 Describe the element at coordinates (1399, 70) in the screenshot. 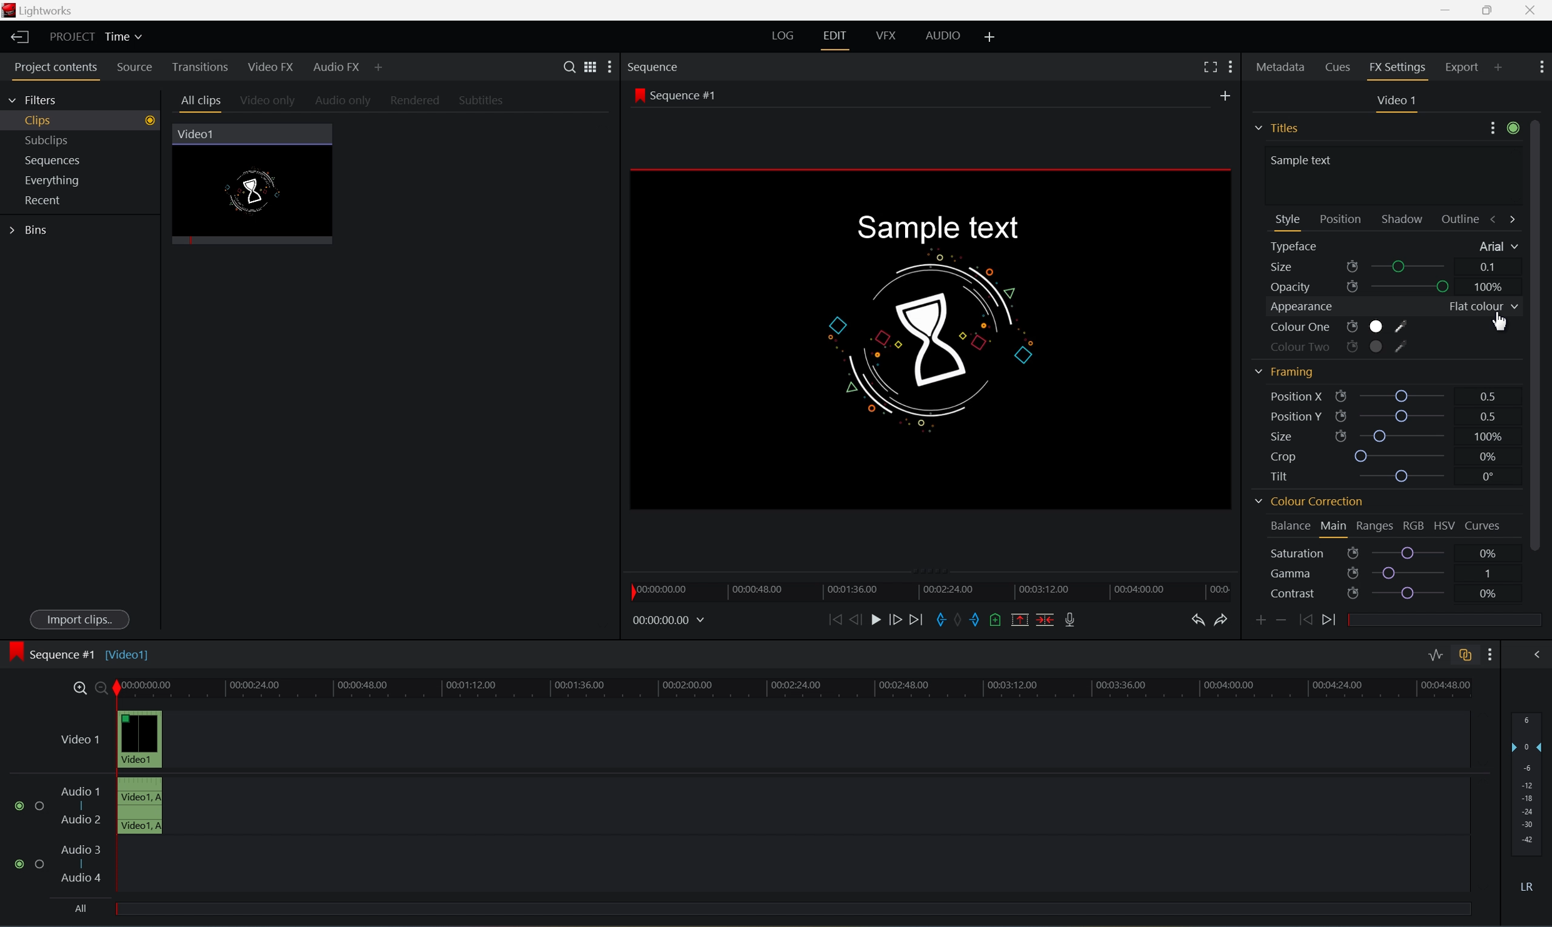

I see `fx settings` at that location.